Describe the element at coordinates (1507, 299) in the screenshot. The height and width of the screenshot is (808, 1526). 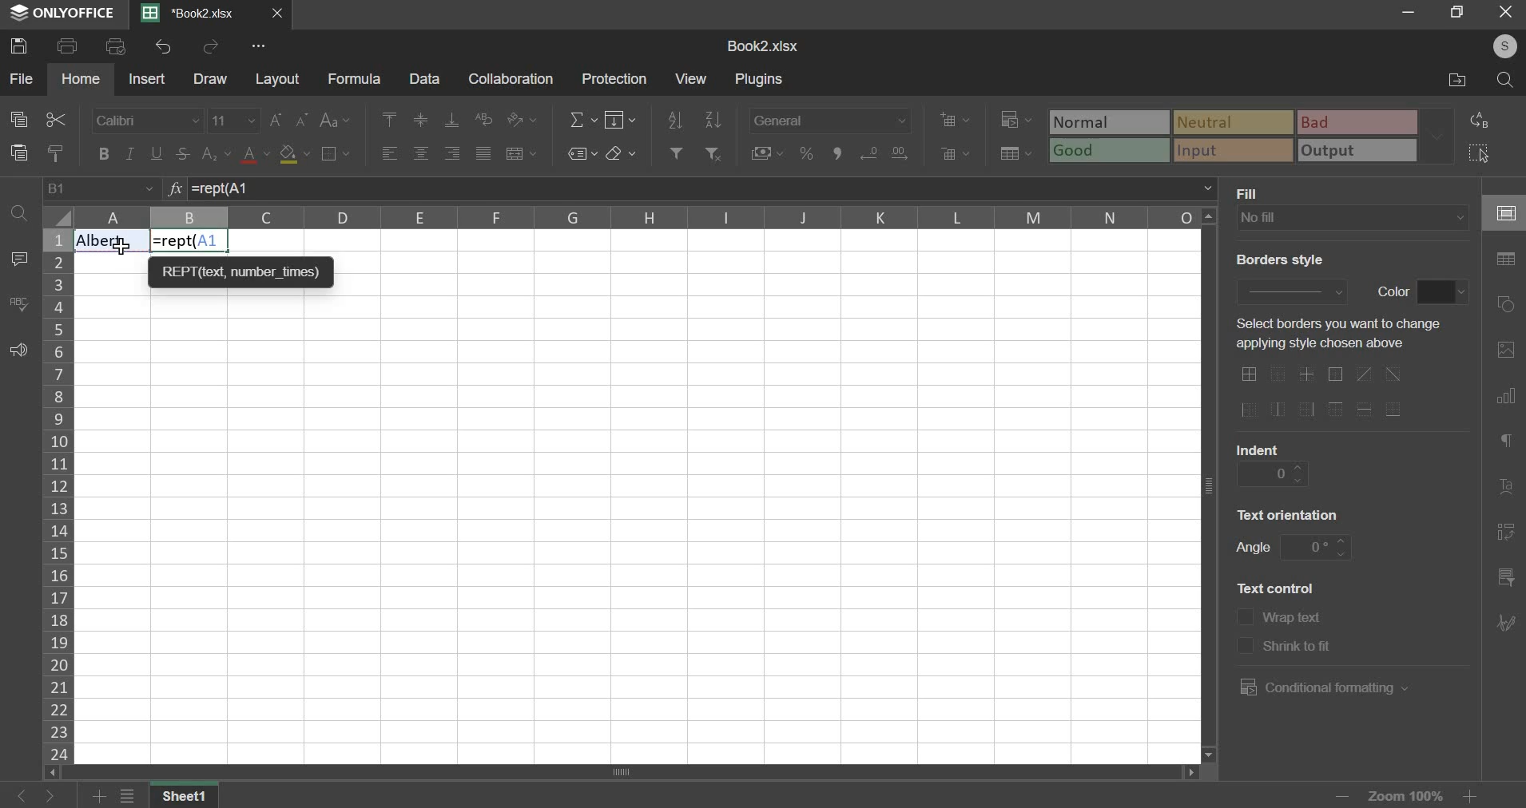
I see `shape settings` at that location.